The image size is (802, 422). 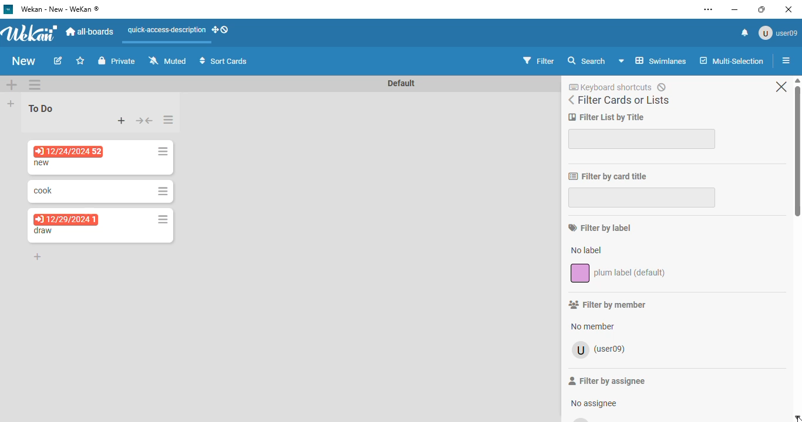 What do you see at coordinates (643, 138) in the screenshot?
I see `filter list by title input box` at bounding box center [643, 138].